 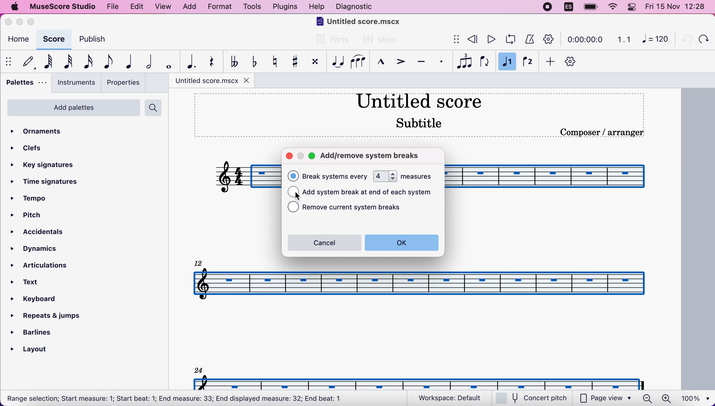 What do you see at coordinates (293, 192) in the screenshot?
I see `checkbox` at bounding box center [293, 192].